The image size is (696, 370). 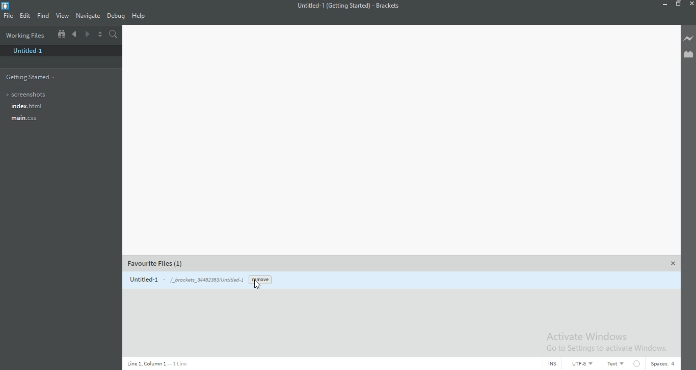 I want to click on Navigate, so click(x=89, y=15).